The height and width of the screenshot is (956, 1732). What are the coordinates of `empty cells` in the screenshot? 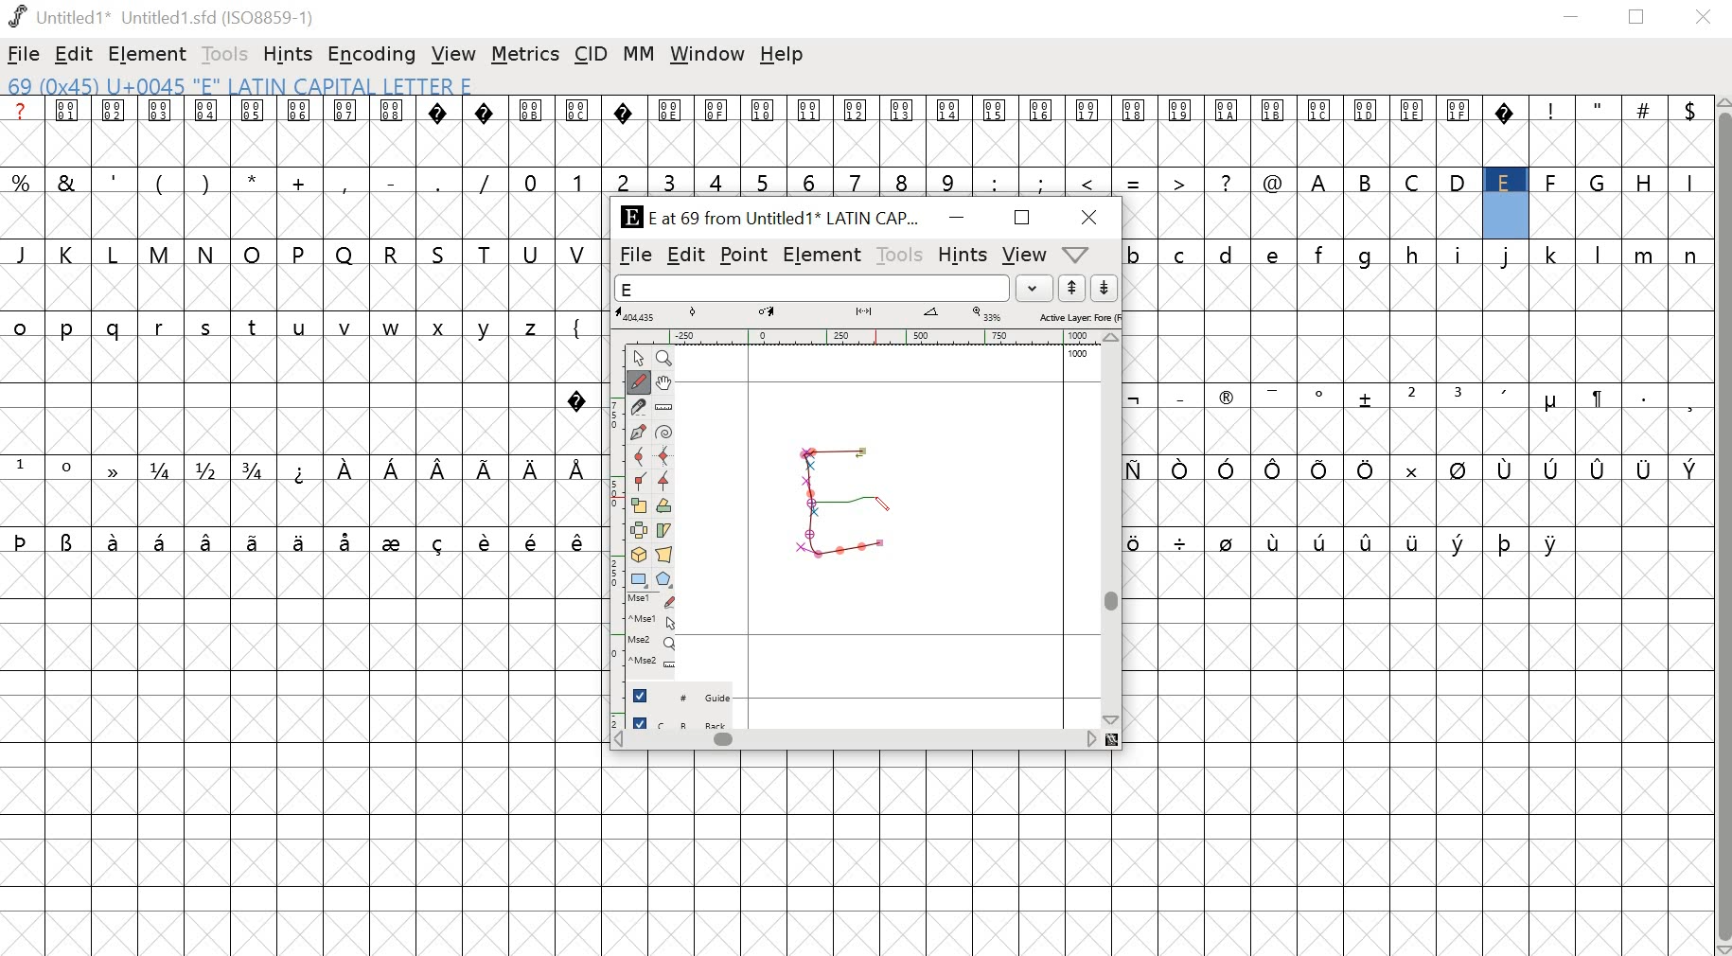 It's located at (1420, 753).